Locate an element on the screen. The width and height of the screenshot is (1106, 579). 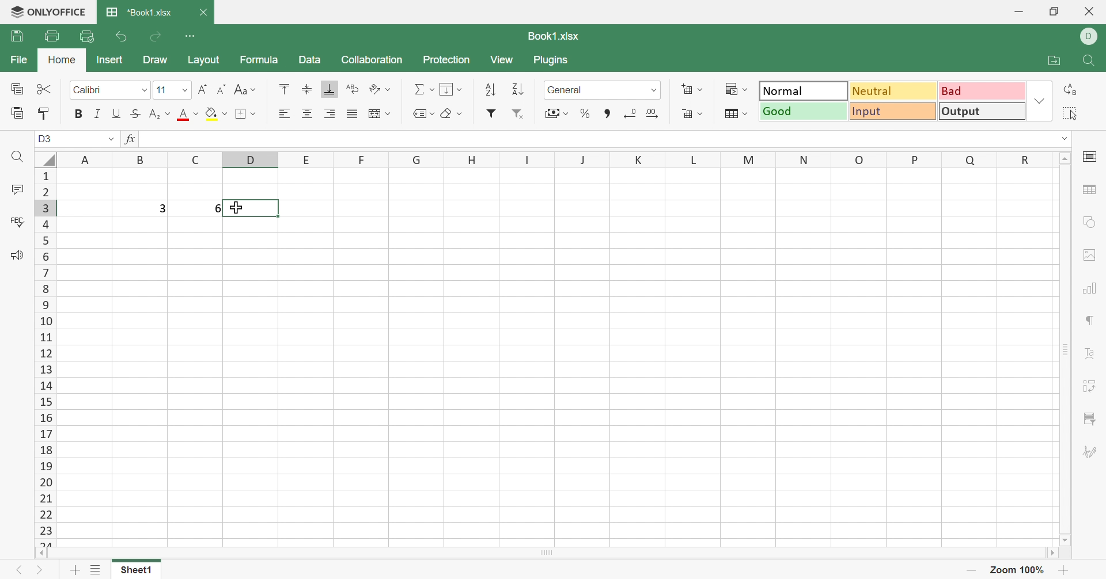
Find is located at coordinates (20, 159).